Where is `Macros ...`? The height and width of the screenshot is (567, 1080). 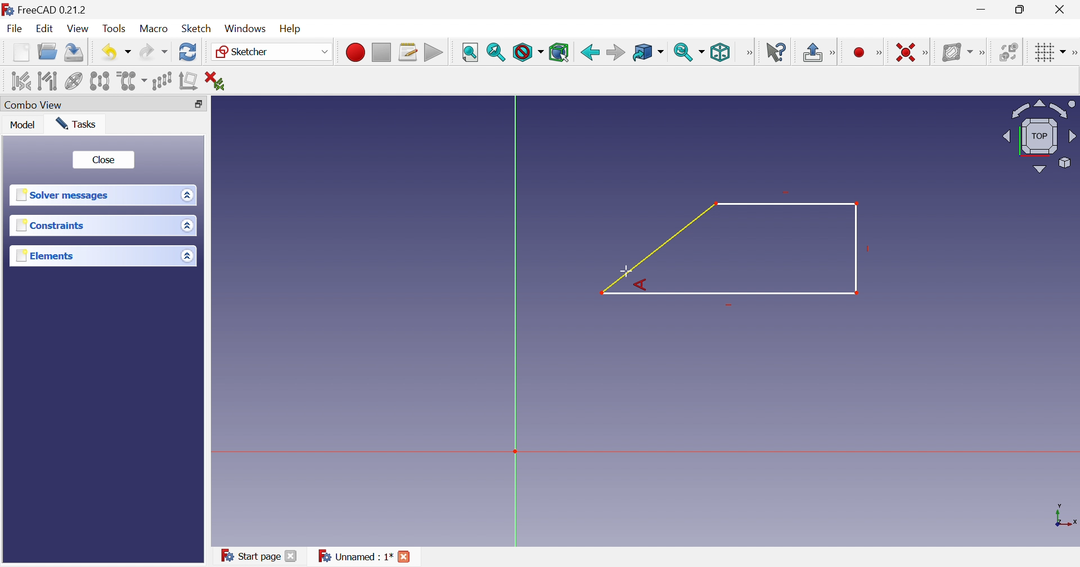 Macros ... is located at coordinates (408, 52).